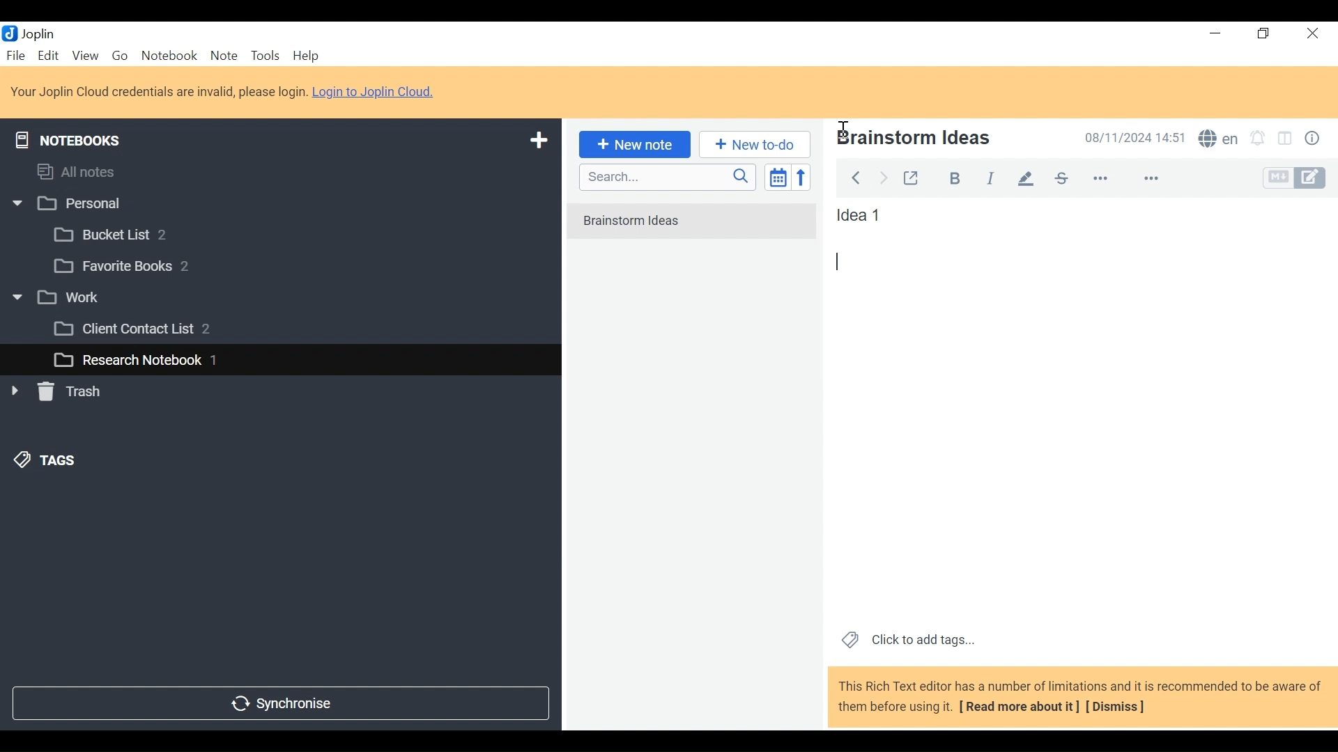 The width and height of the screenshot is (1338, 752). What do you see at coordinates (1295, 178) in the screenshot?
I see `Toggle Editor` at bounding box center [1295, 178].